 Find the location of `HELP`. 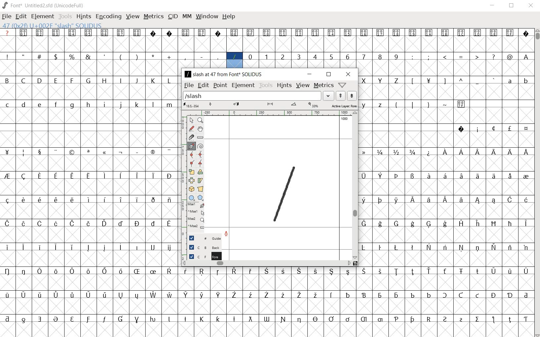

HELP is located at coordinates (229, 17).